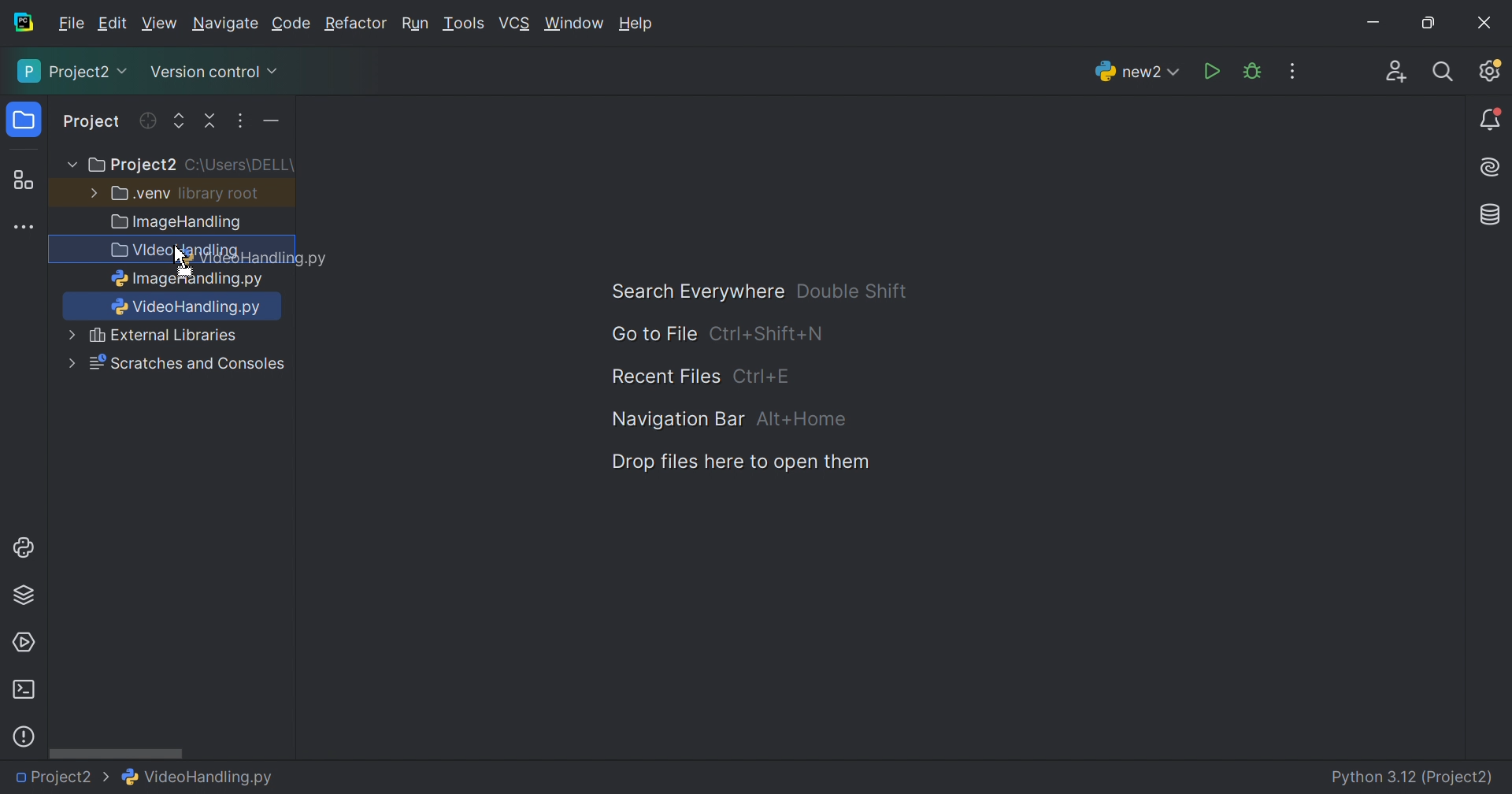  What do you see at coordinates (1396, 74) in the screenshot?
I see `Code with me` at bounding box center [1396, 74].